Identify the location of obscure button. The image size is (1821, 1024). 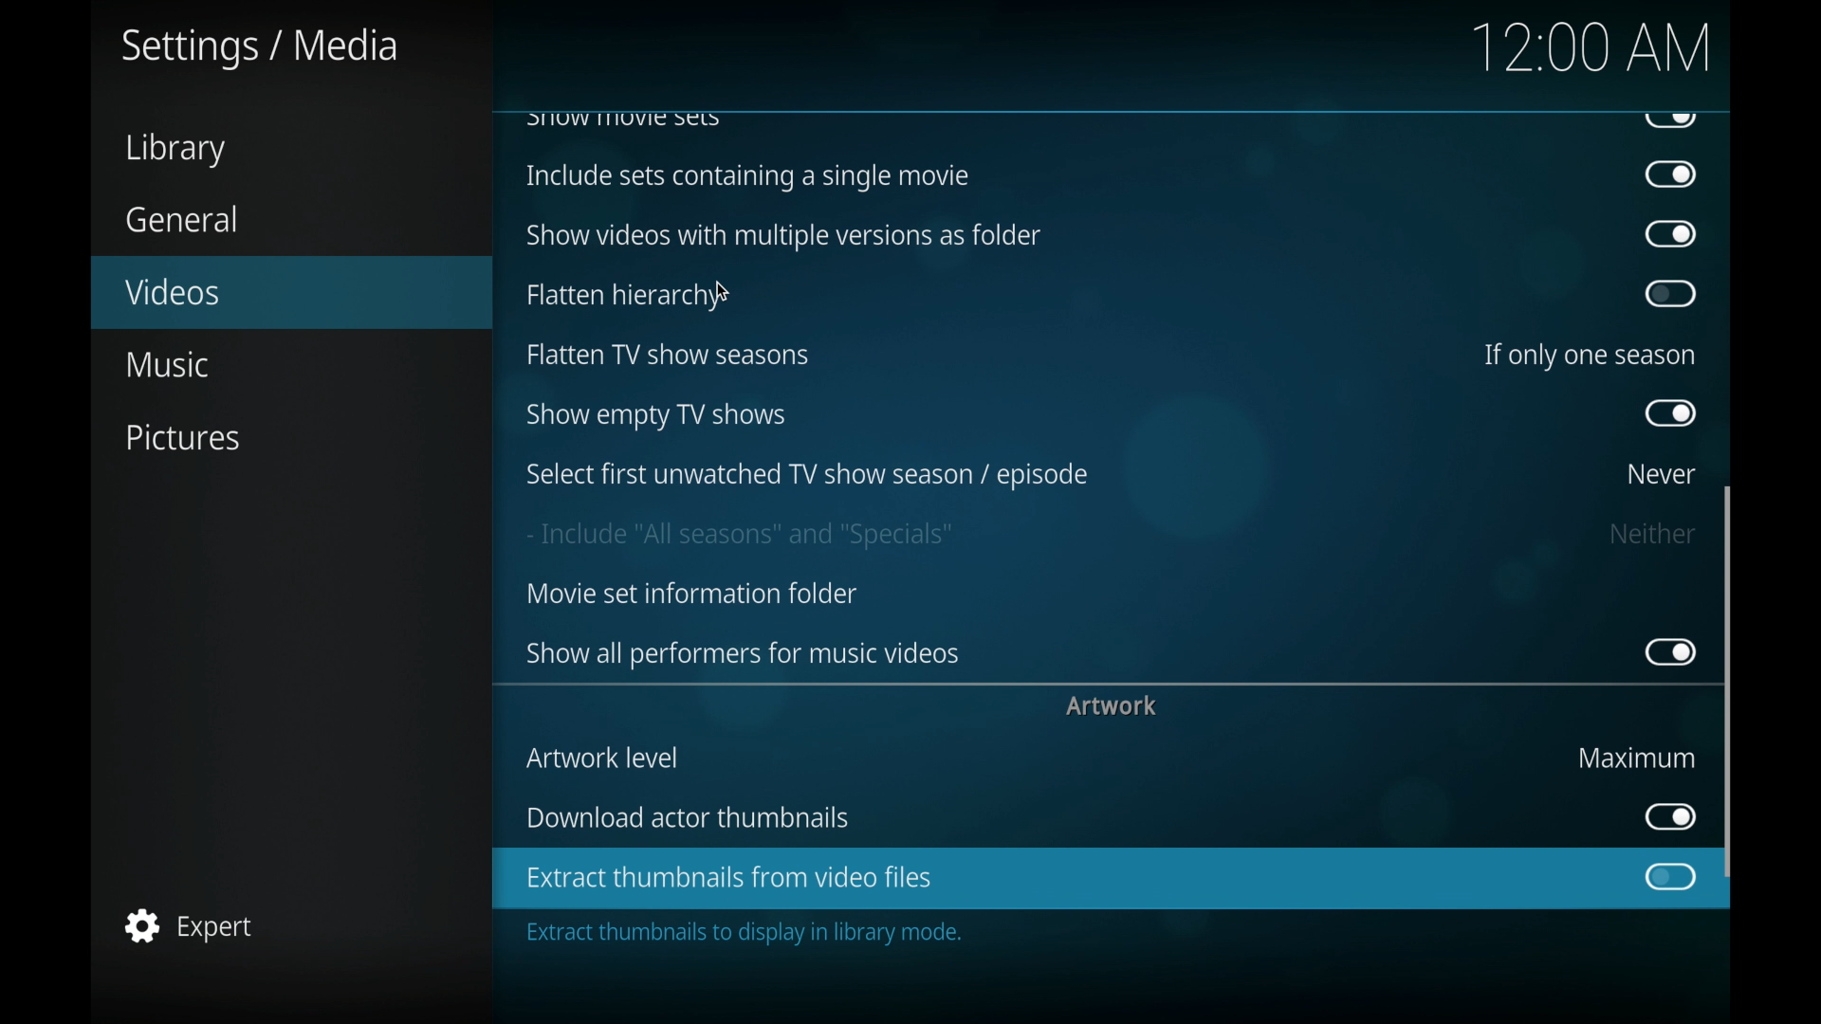
(1669, 120).